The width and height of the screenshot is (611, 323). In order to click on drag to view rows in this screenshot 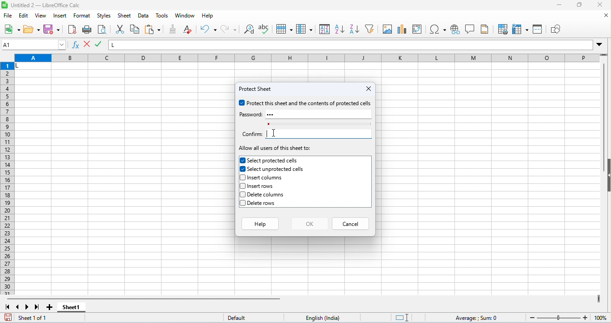, I will do `click(604, 55)`.